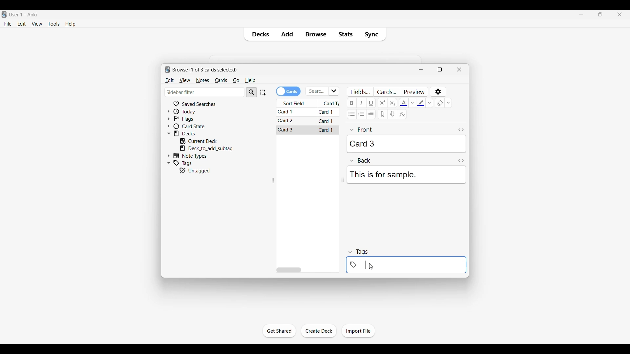 The height and width of the screenshot is (354, 630). Describe the element at coordinates (406, 265) in the screenshot. I see `Click to add tag` at that location.